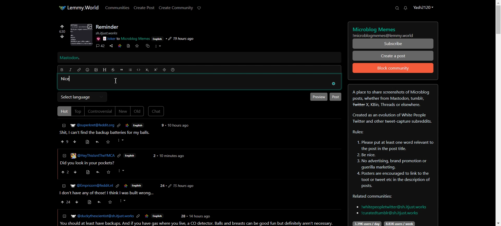  Describe the element at coordinates (117, 7) in the screenshot. I see `Communities` at that location.